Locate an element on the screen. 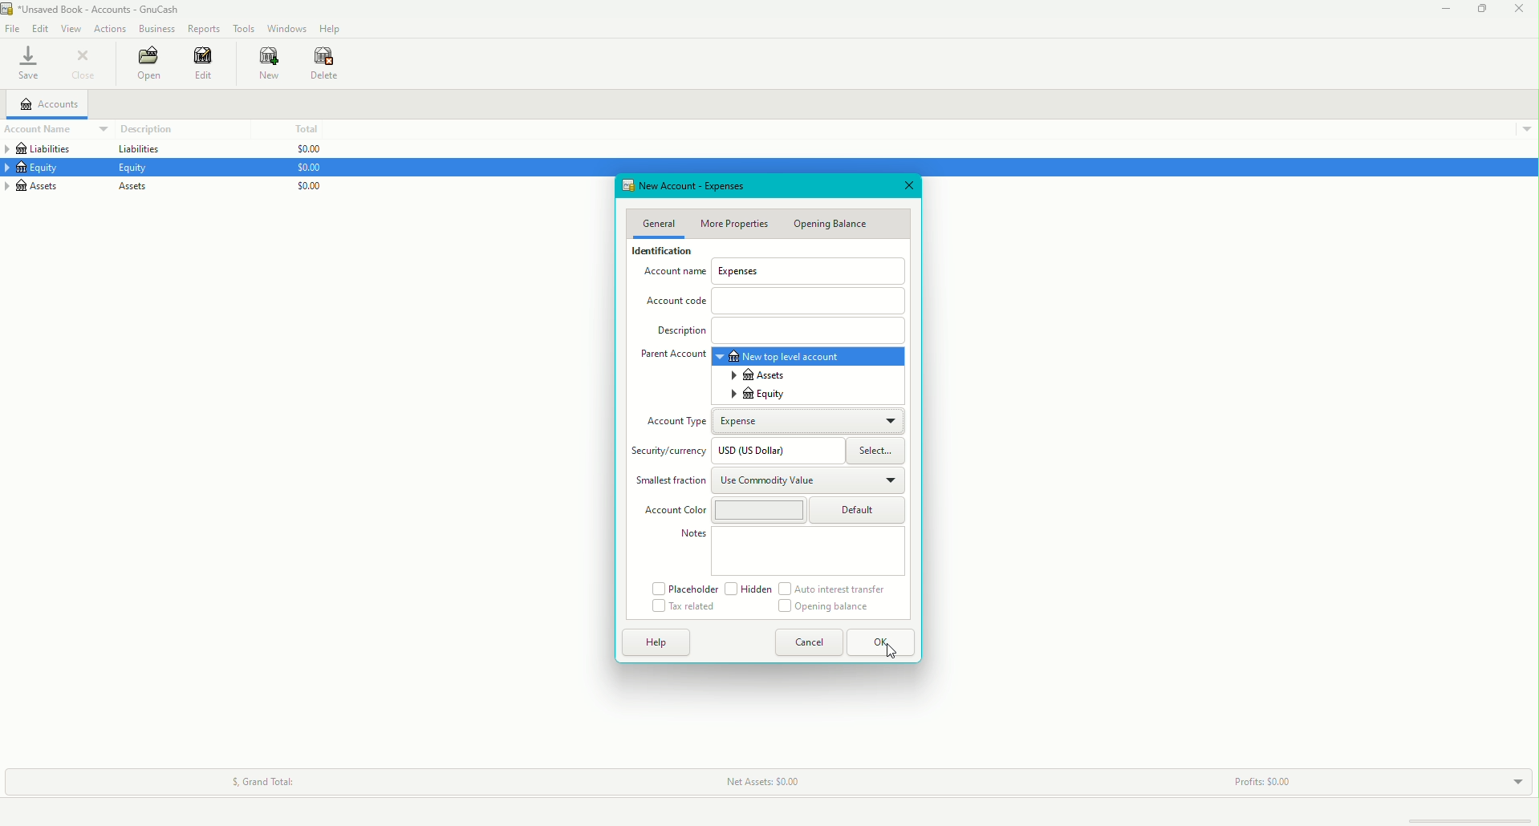  Help is located at coordinates (661, 644).